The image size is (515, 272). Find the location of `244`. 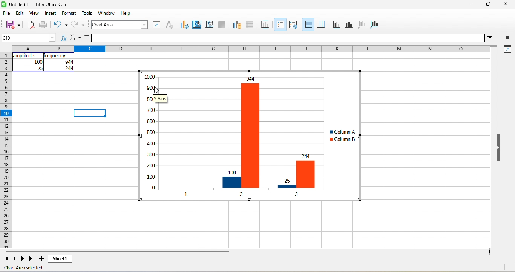

244 is located at coordinates (68, 69).